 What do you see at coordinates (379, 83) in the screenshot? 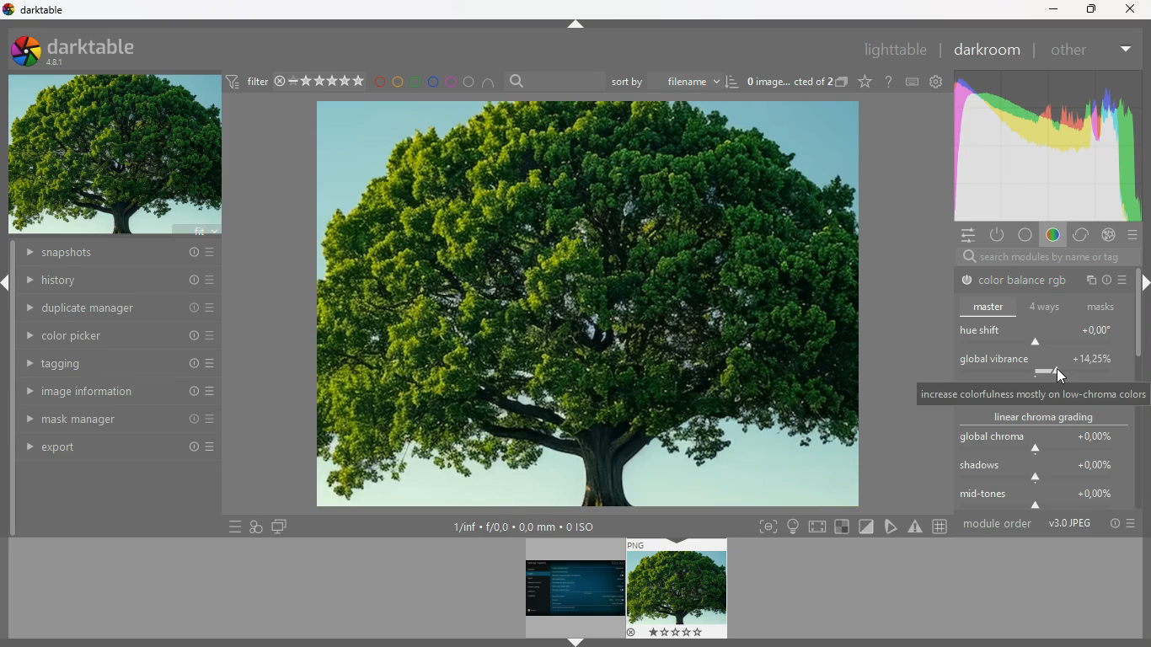
I see `red` at bounding box center [379, 83].